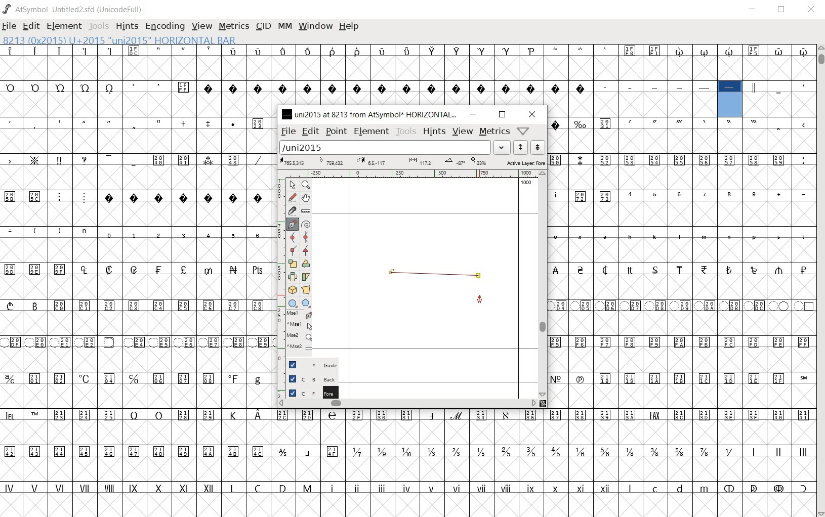 The height and width of the screenshot is (517, 825). What do you see at coordinates (65, 26) in the screenshot?
I see `ELEMENT` at bounding box center [65, 26].